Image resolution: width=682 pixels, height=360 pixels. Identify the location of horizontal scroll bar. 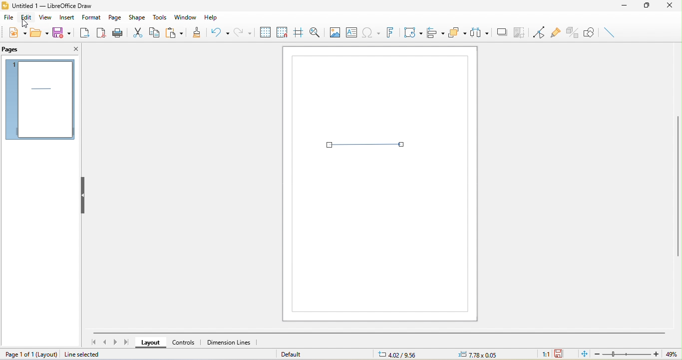
(379, 332).